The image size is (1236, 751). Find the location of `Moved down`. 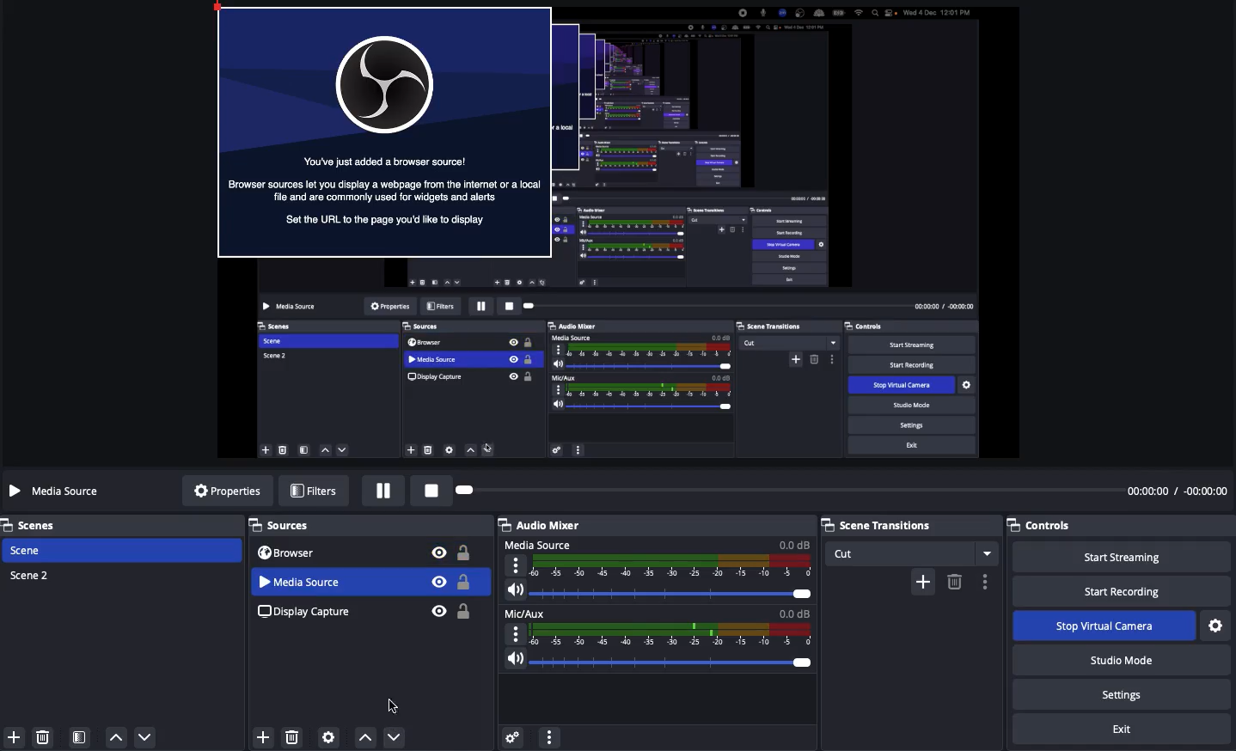

Moved down is located at coordinates (396, 704).